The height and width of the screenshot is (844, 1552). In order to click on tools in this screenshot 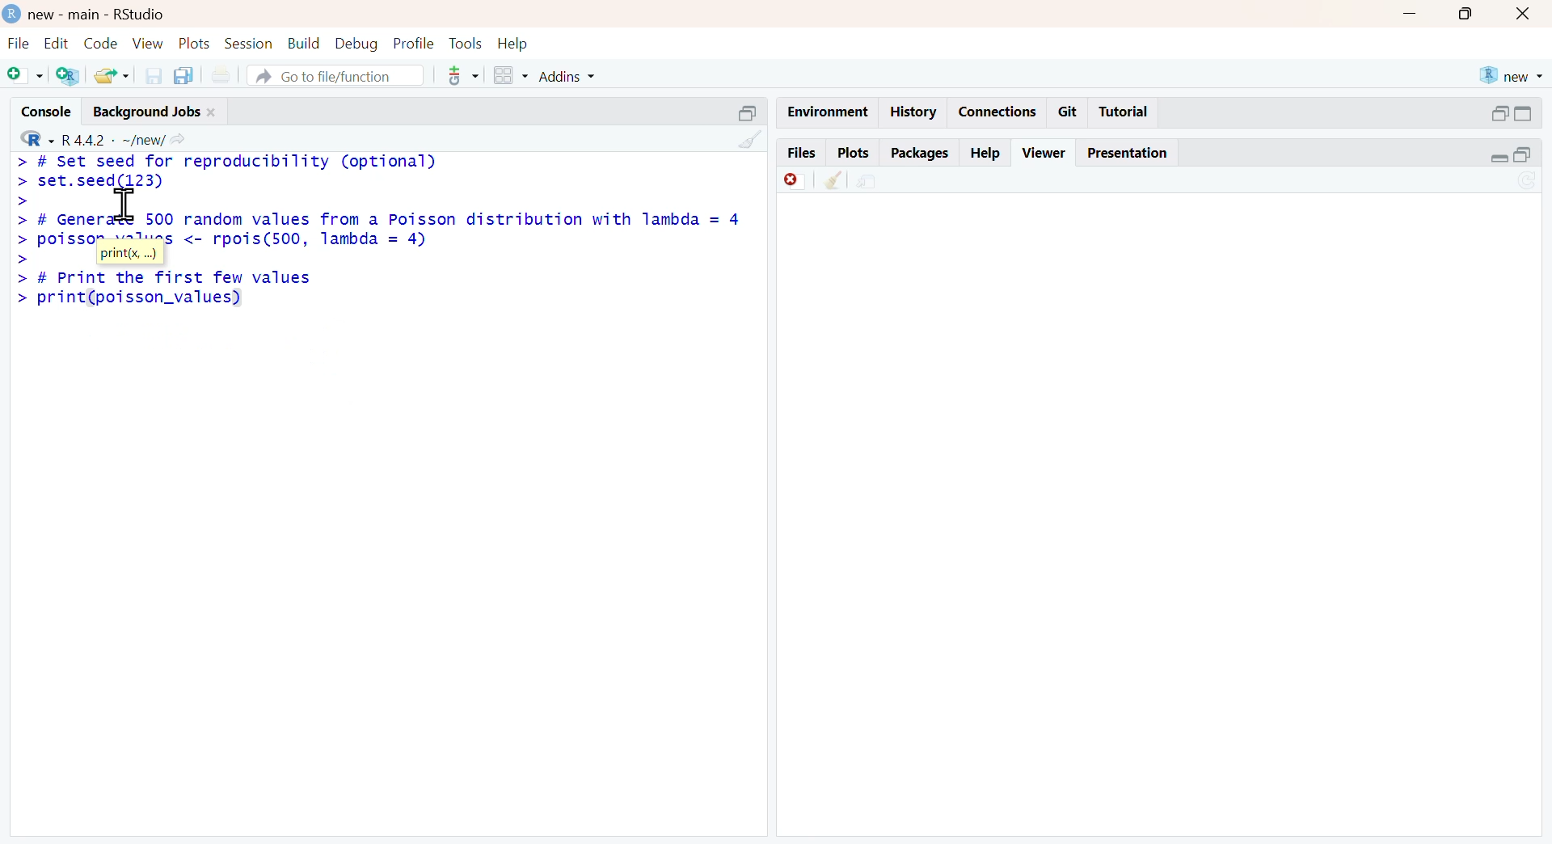, I will do `click(464, 75)`.